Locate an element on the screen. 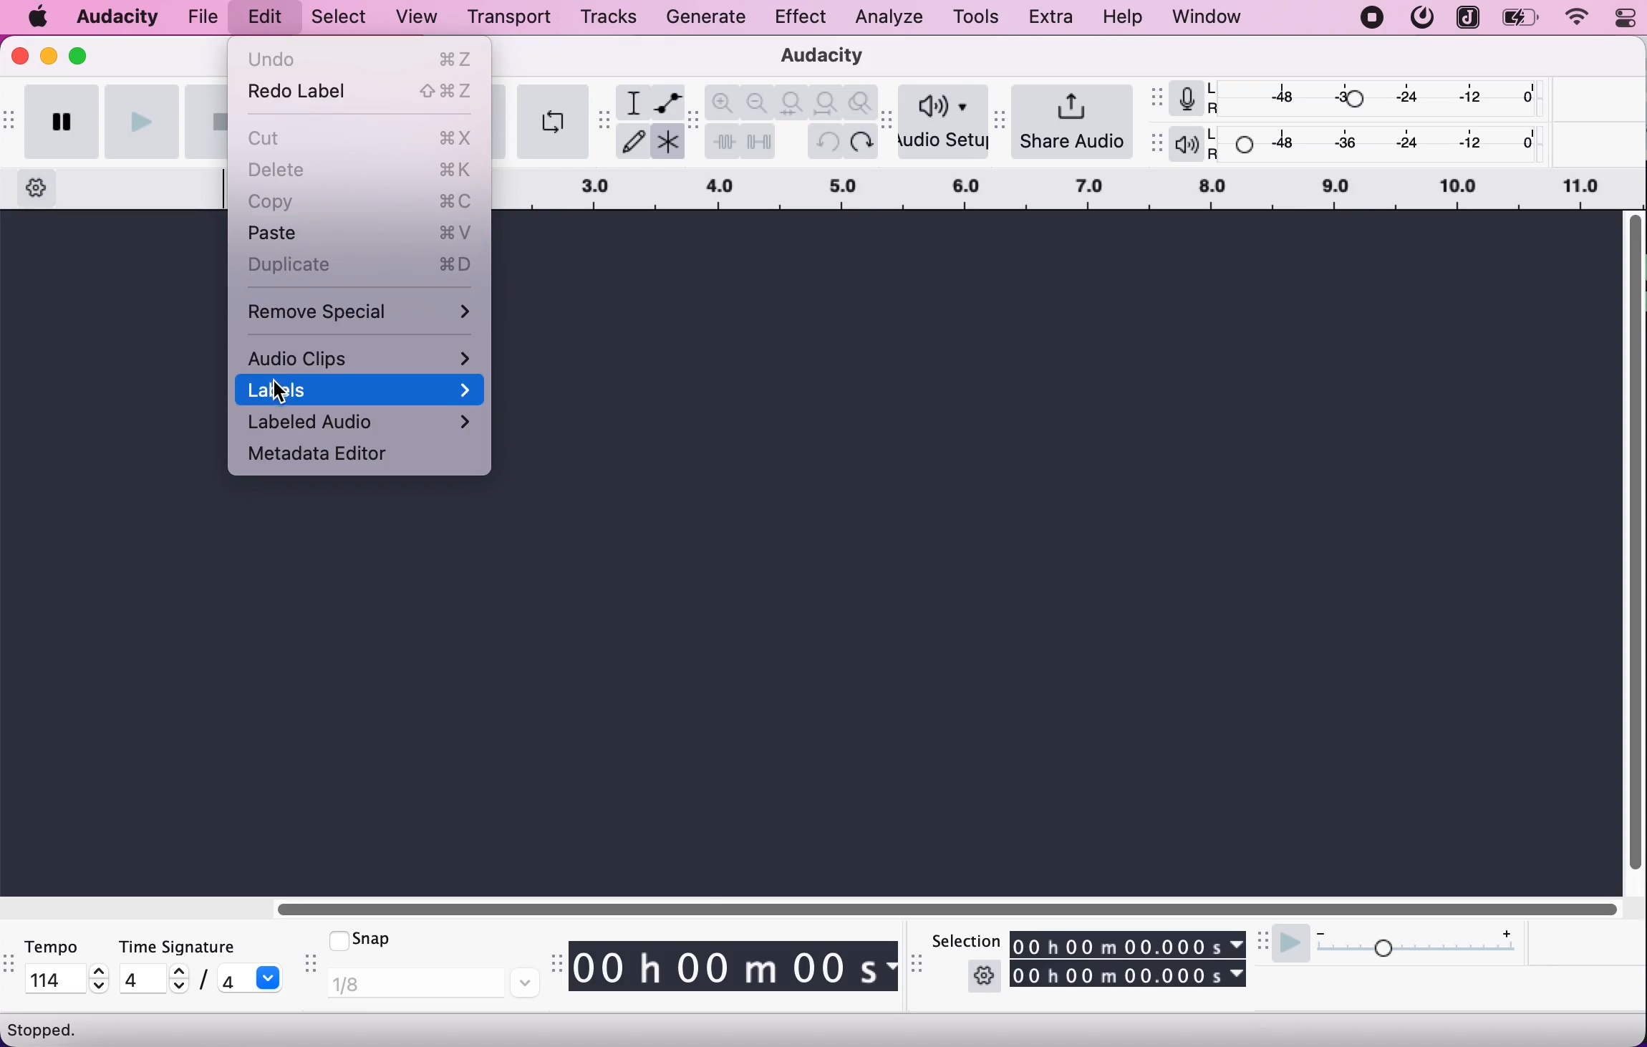 This screenshot has width=1647, height=1047. undo is located at coordinates (828, 141).